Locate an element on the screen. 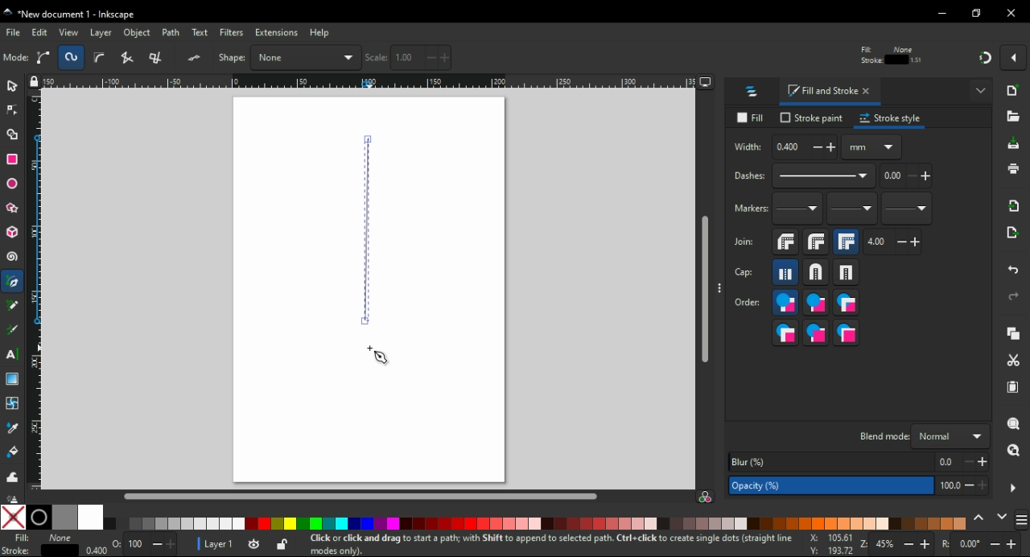  text is located at coordinates (201, 33).